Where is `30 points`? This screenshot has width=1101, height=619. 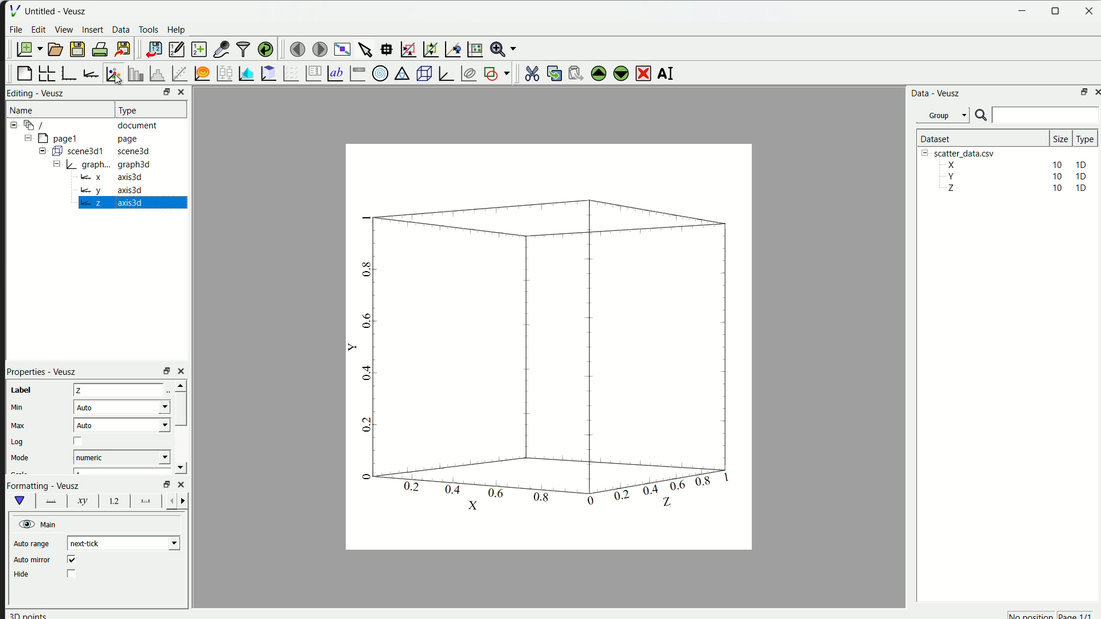
30 points is located at coordinates (29, 613).